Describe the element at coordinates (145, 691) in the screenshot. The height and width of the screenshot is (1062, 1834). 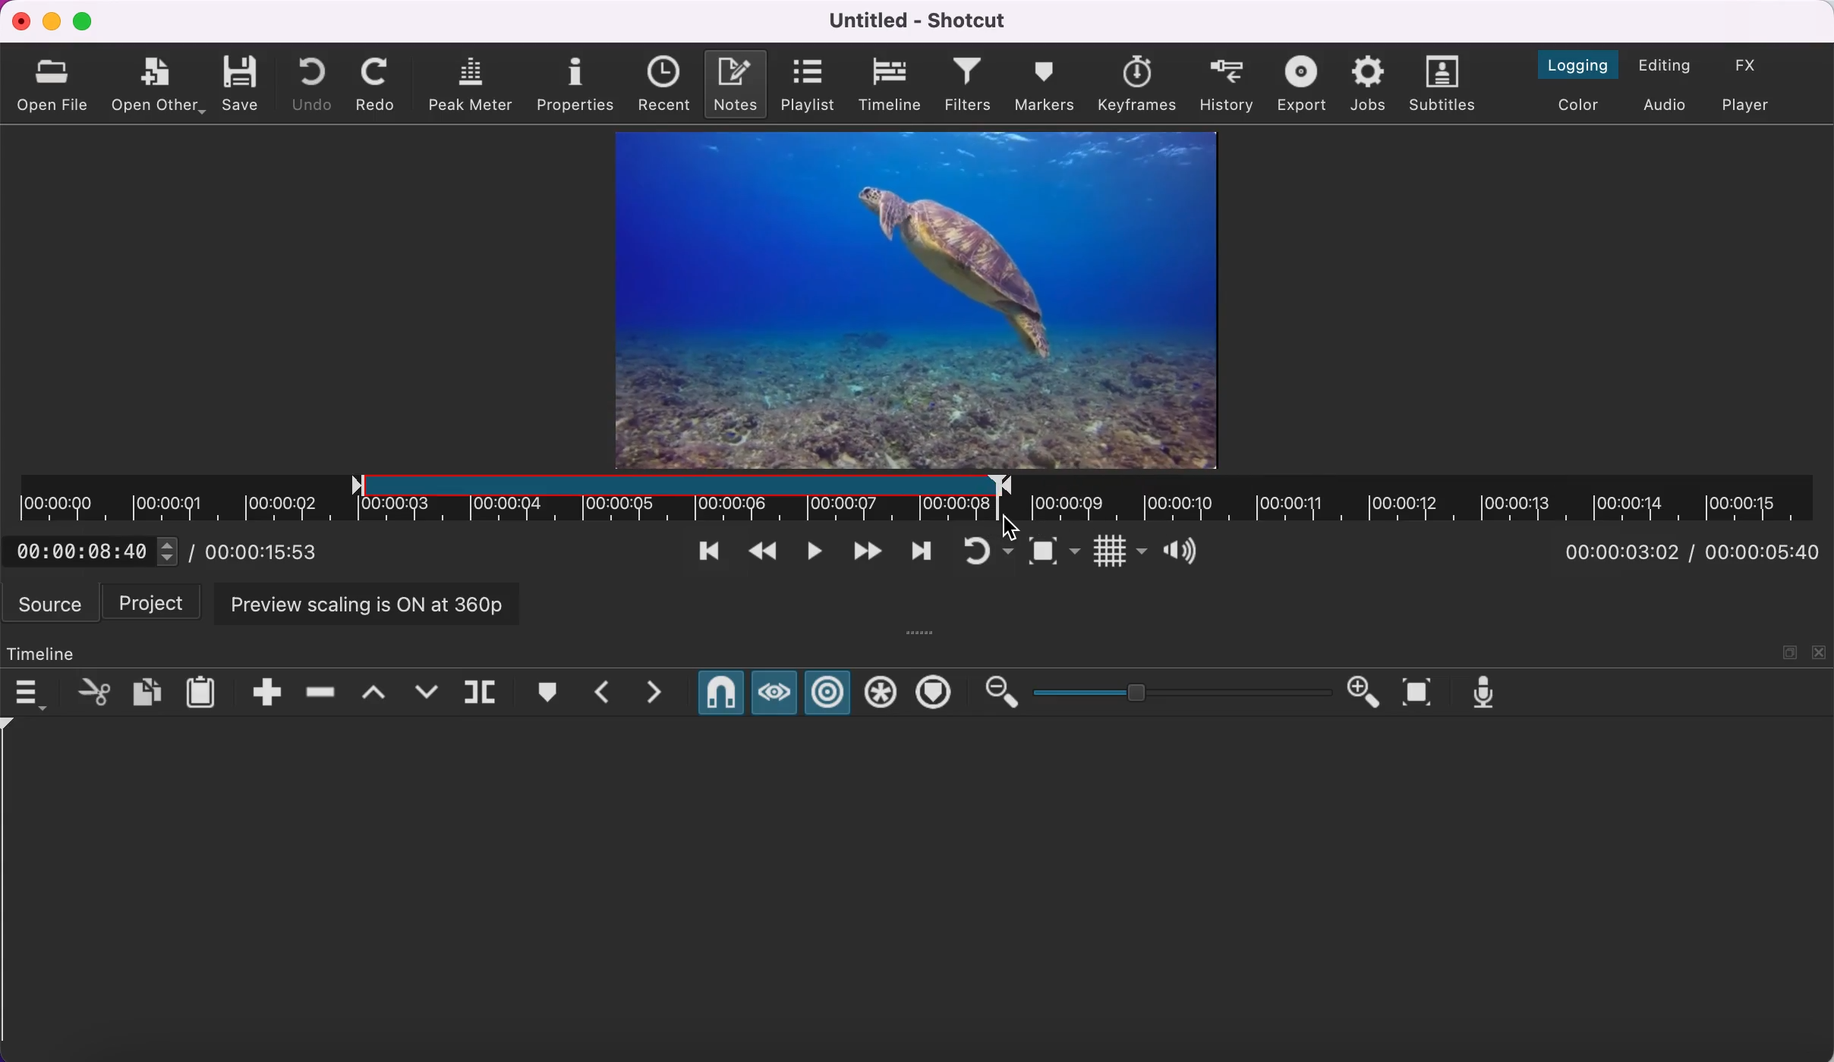
I see `copy checked filters` at that location.